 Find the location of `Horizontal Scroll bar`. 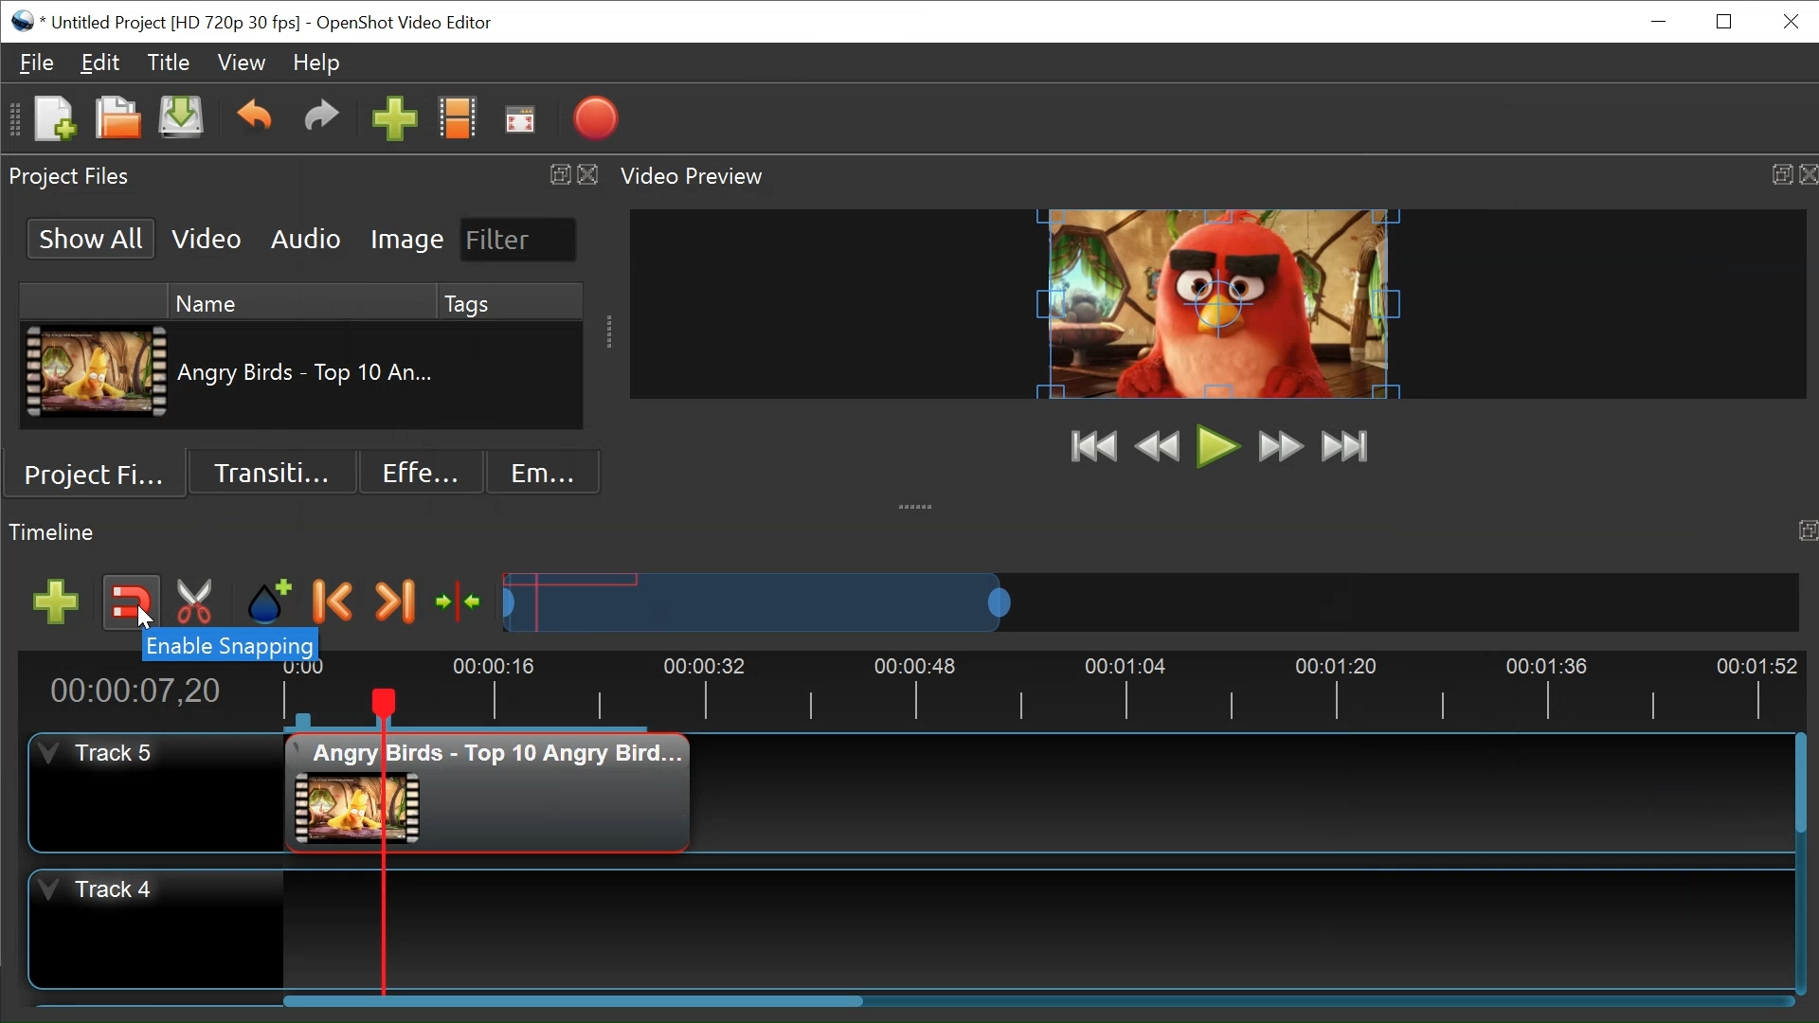

Horizontal Scroll bar is located at coordinates (573, 1001).